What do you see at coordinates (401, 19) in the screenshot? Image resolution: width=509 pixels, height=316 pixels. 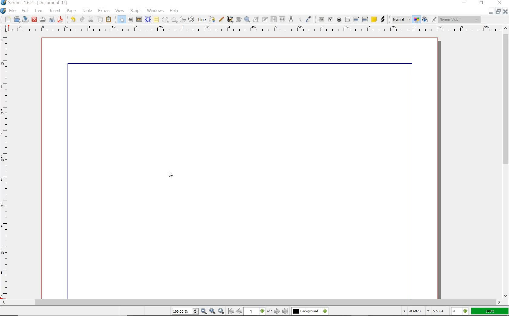 I see `SELECT THE IMAGE PREVIEW QUALITY` at bounding box center [401, 19].